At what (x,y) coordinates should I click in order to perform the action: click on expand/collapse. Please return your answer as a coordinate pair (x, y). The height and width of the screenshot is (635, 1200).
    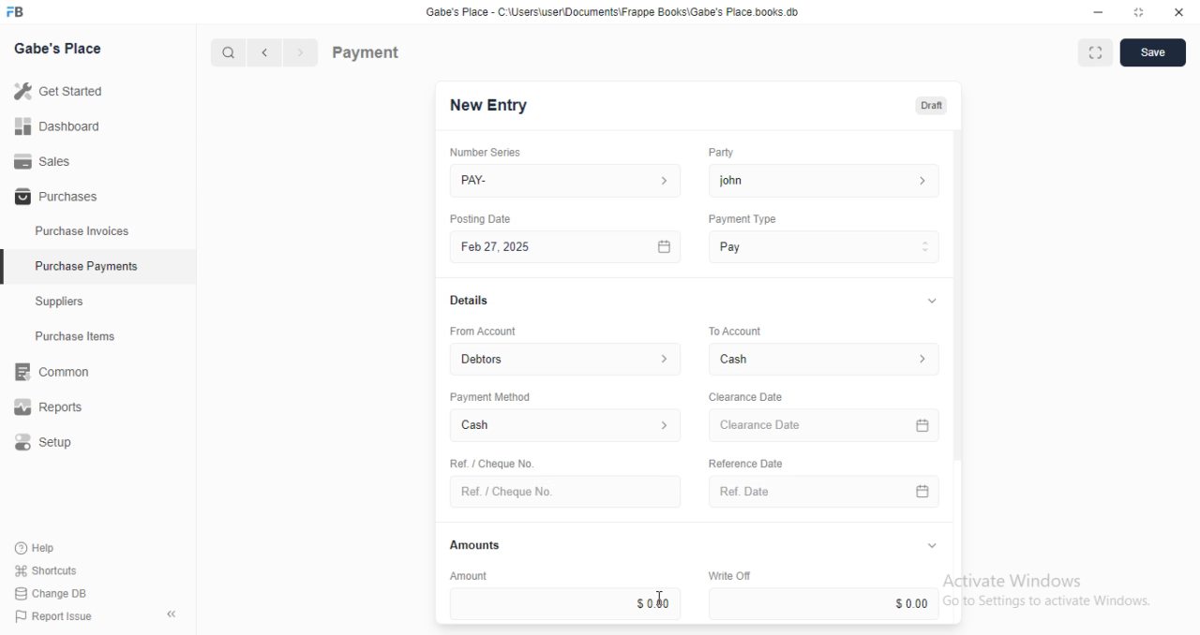
    Looking at the image, I should click on (931, 546).